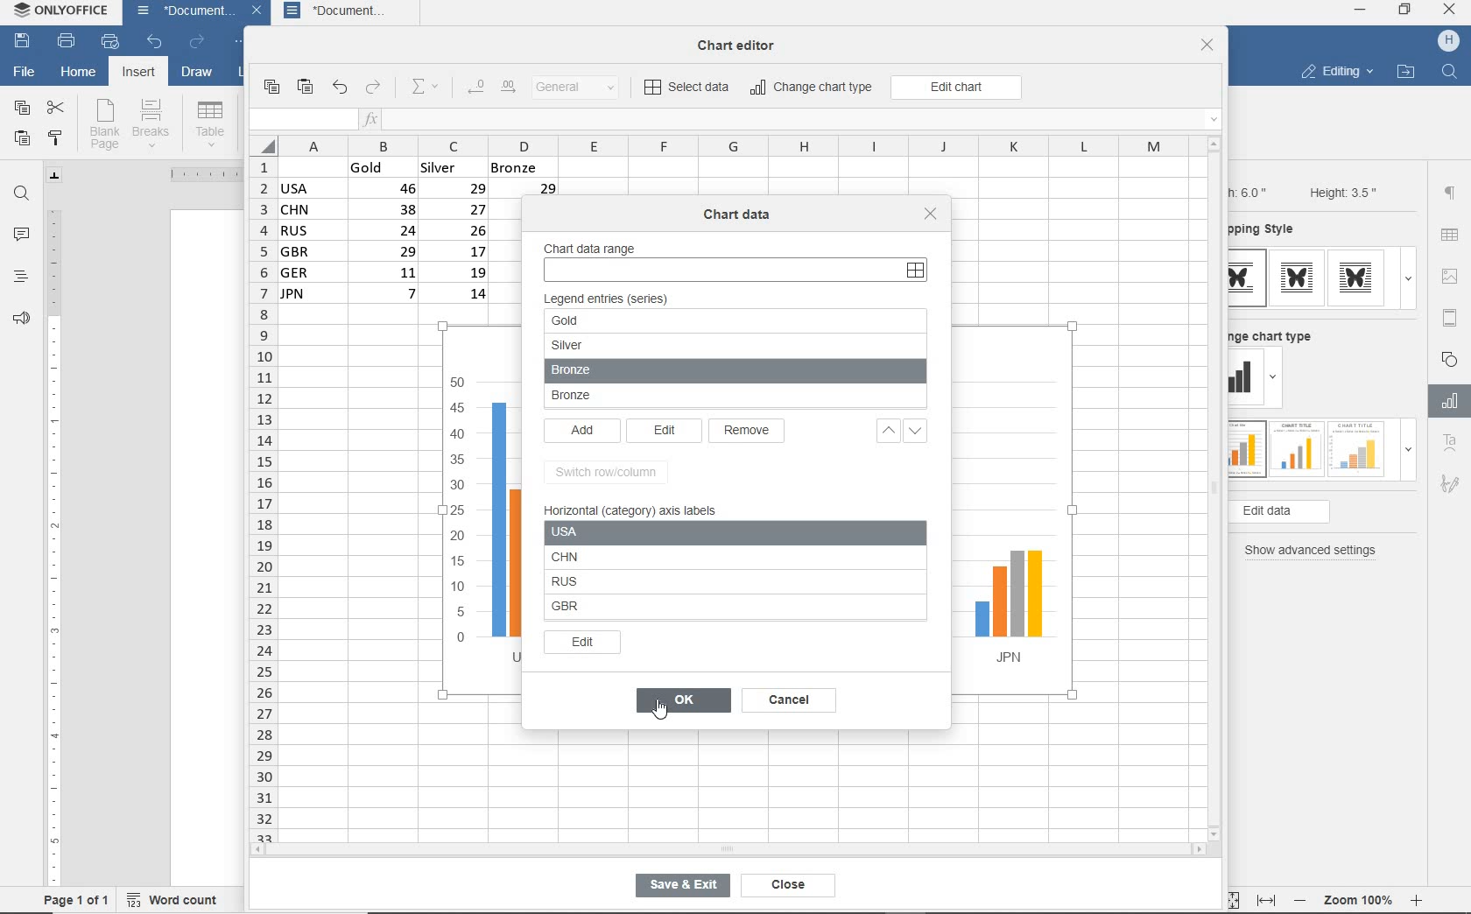 The height and width of the screenshot is (914, 1471). Describe the element at coordinates (104, 124) in the screenshot. I see `blank page` at that location.